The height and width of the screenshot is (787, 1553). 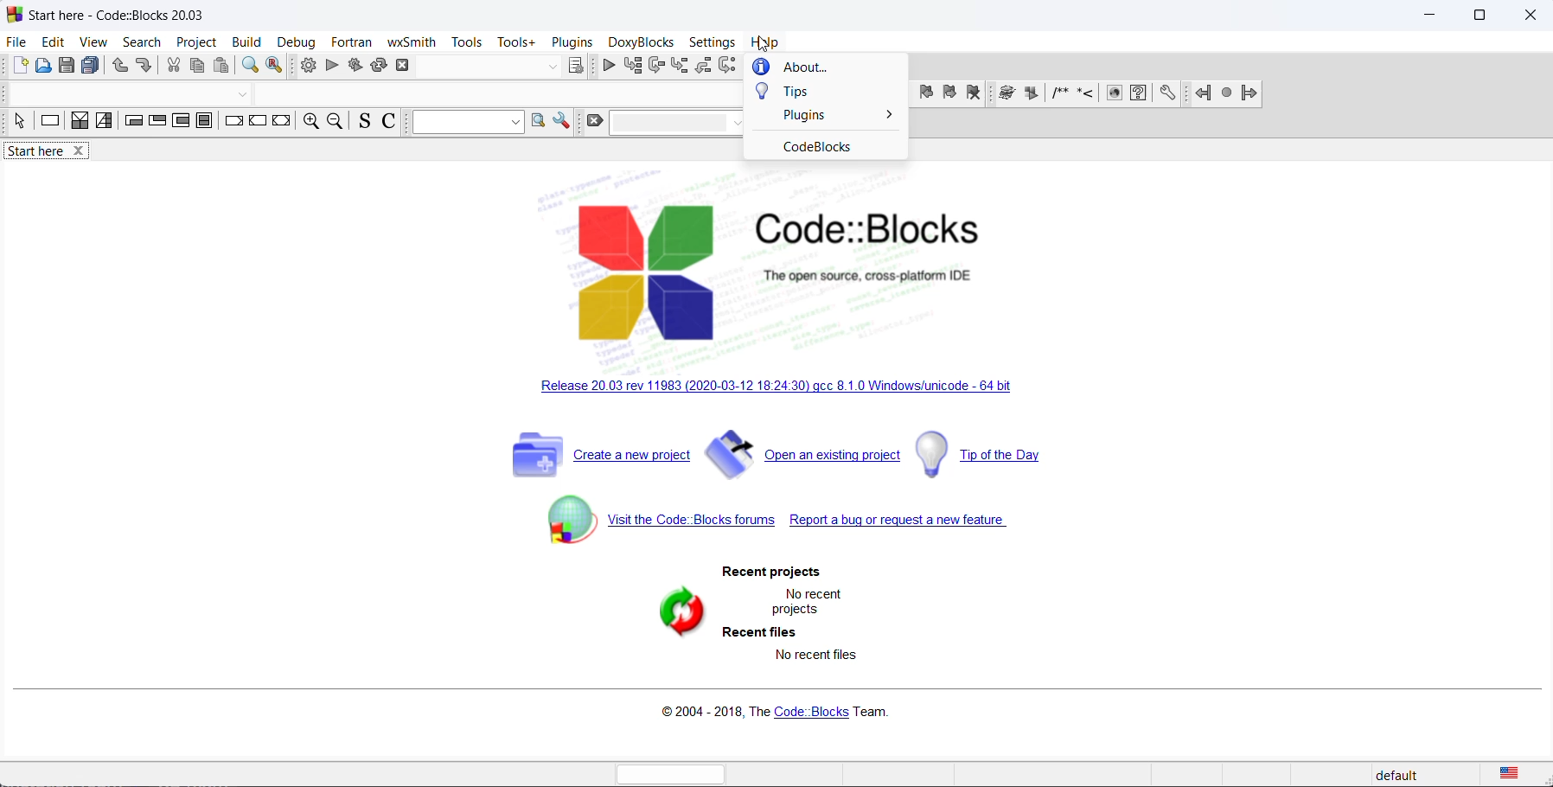 What do you see at coordinates (361, 124) in the screenshot?
I see `toggle source` at bounding box center [361, 124].